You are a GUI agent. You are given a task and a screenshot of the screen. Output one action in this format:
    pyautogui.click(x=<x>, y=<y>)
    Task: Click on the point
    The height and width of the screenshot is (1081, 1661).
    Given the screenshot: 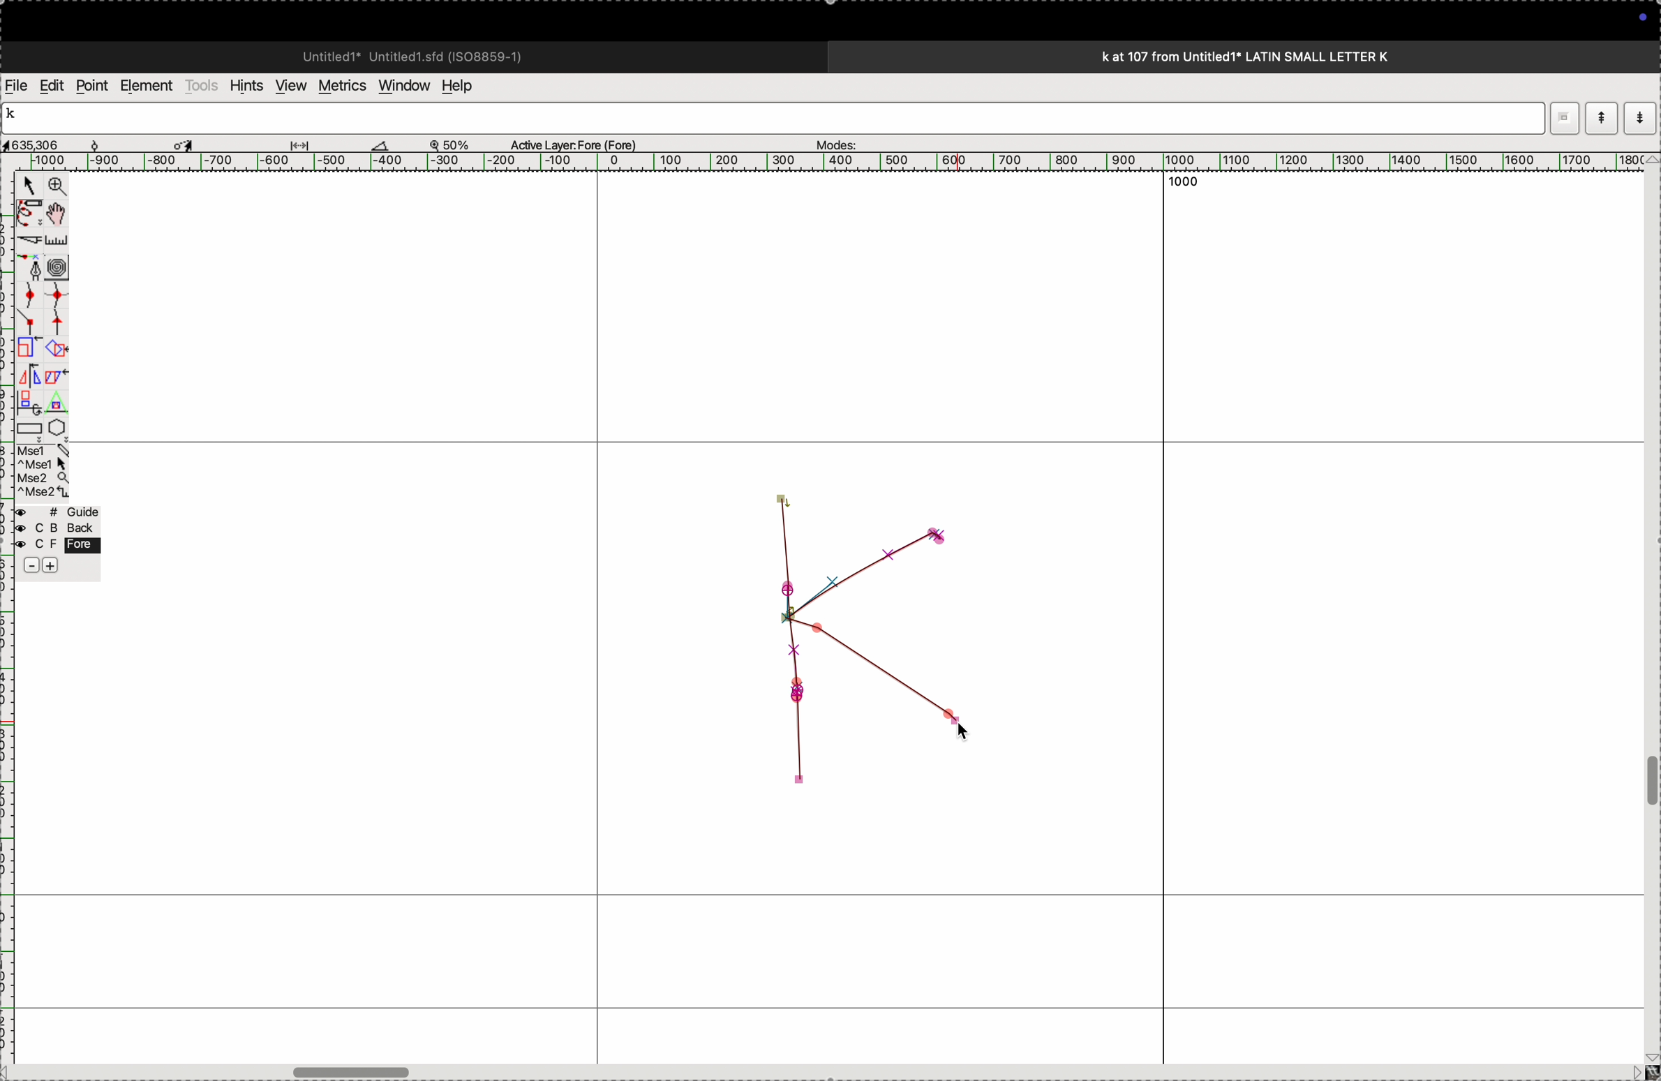 What is the action you would take?
    pyautogui.click(x=91, y=86)
    